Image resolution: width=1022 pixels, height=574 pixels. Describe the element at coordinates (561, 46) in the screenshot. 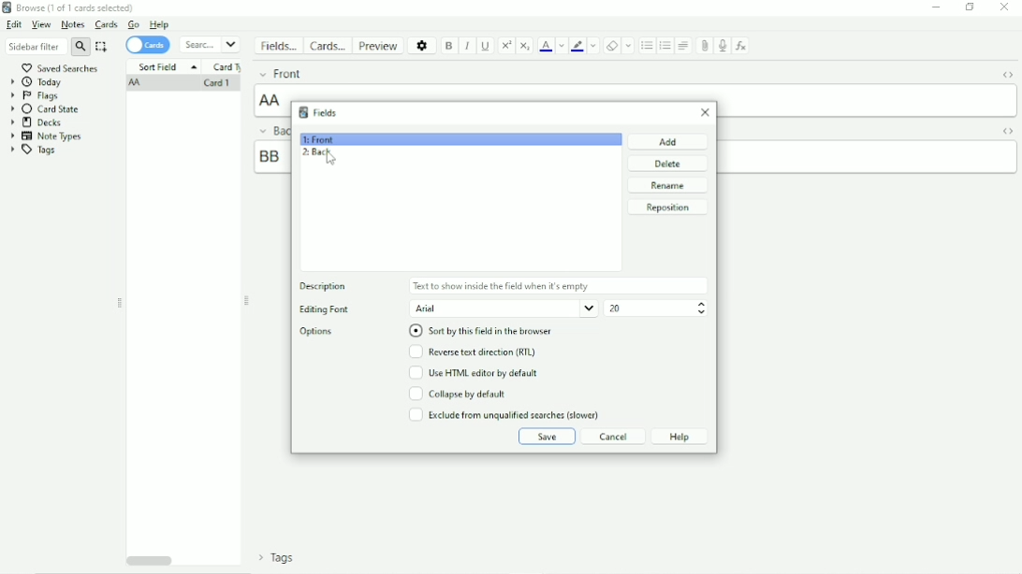

I see `Change color` at that location.